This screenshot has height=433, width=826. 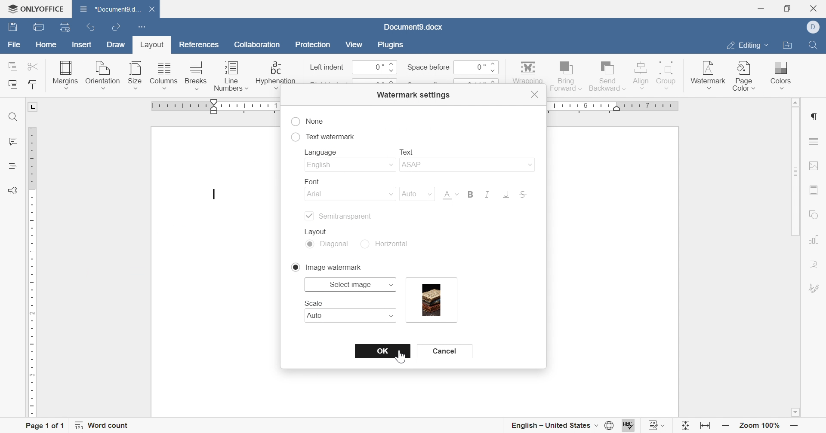 I want to click on 0, so click(x=375, y=67).